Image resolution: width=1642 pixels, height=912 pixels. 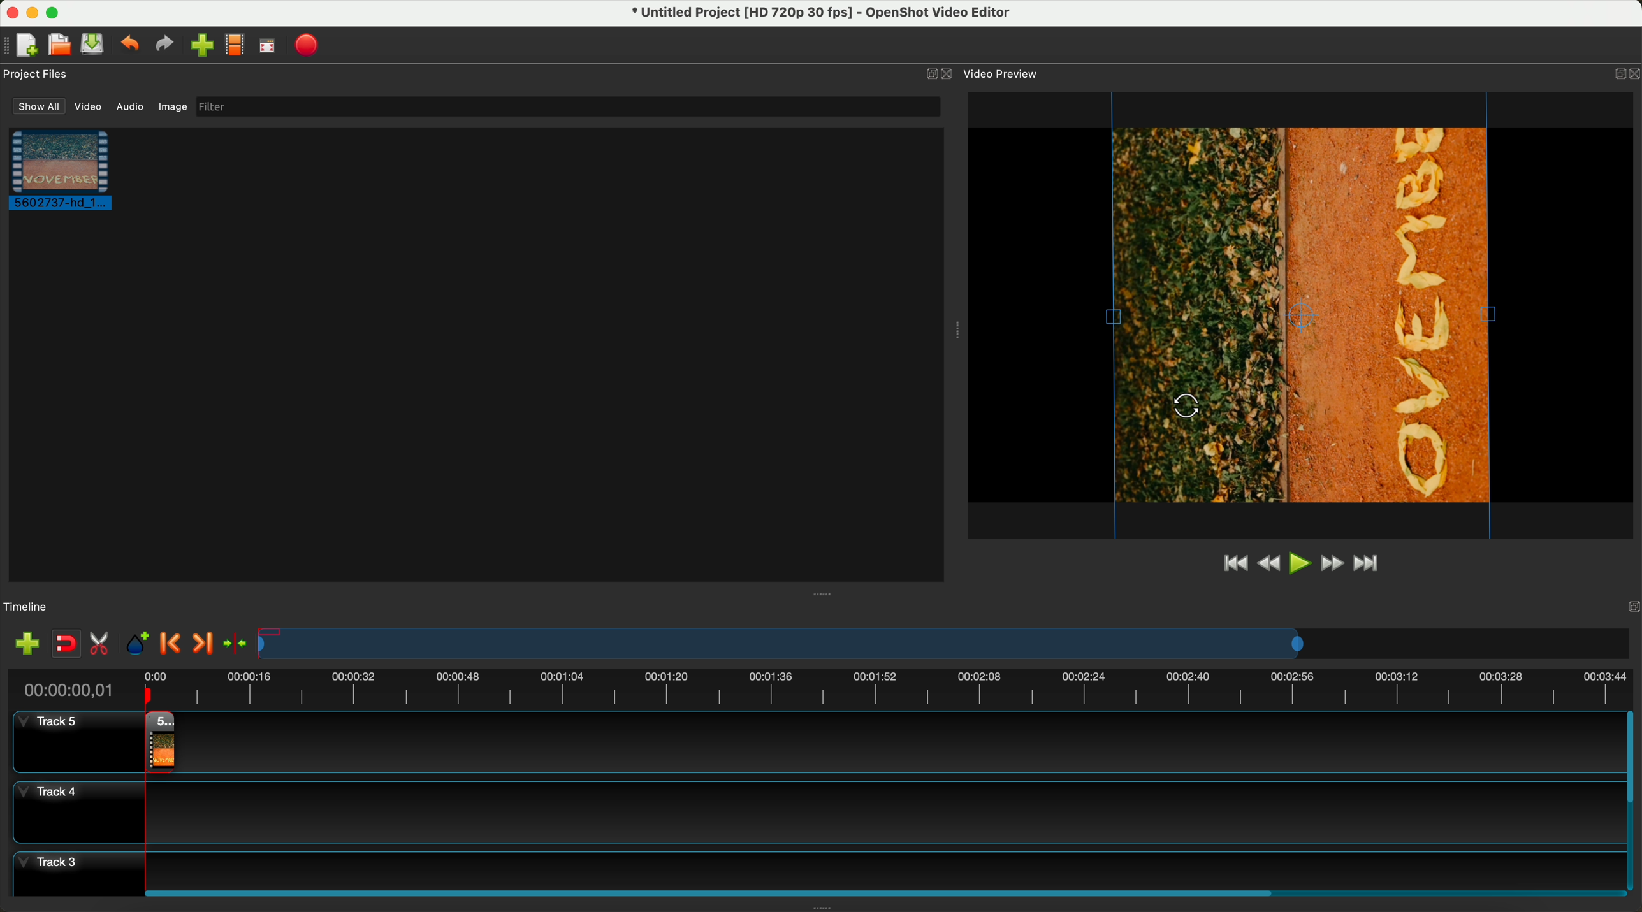 What do you see at coordinates (34, 13) in the screenshot?
I see `minimize` at bounding box center [34, 13].